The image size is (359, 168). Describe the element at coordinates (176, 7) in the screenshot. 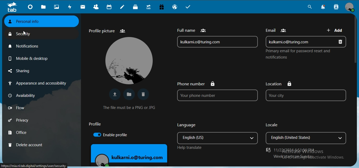

I see `email hosting` at that location.